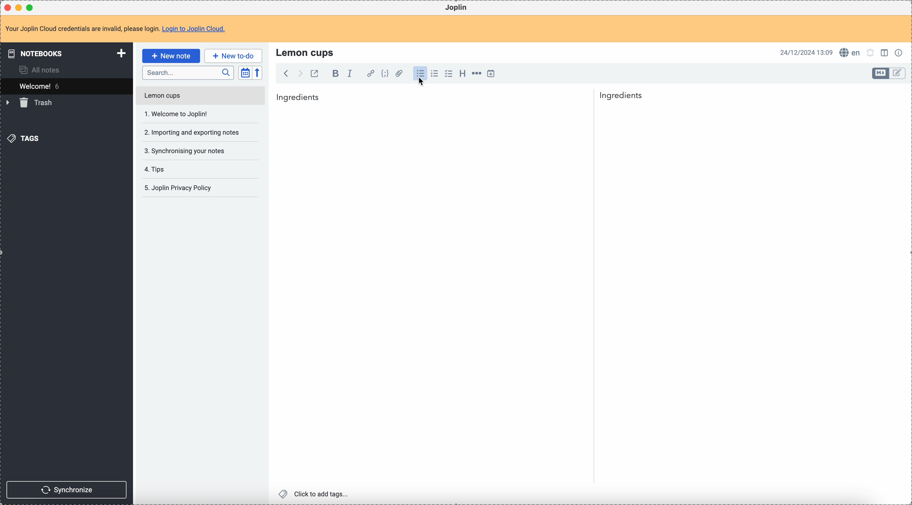  What do you see at coordinates (179, 188) in the screenshot?
I see `Joplin privacy policy note` at bounding box center [179, 188].